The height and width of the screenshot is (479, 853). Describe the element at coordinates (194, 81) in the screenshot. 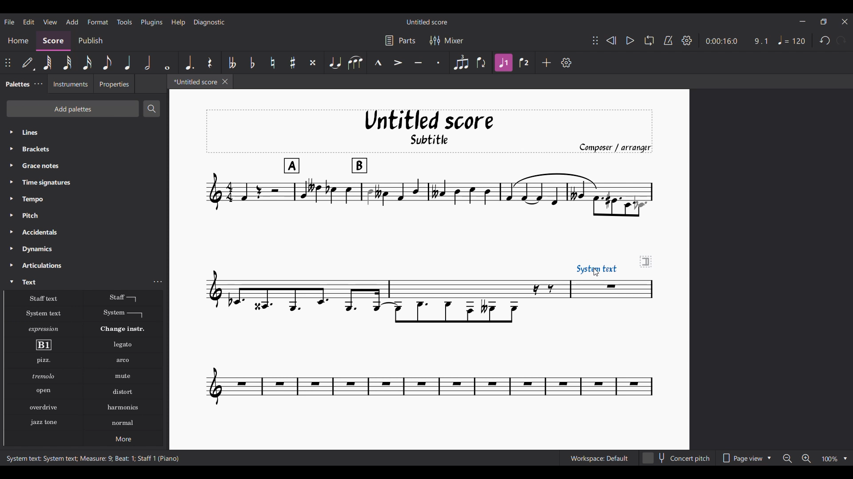

I see `*Untitled score, current tab` at that location.